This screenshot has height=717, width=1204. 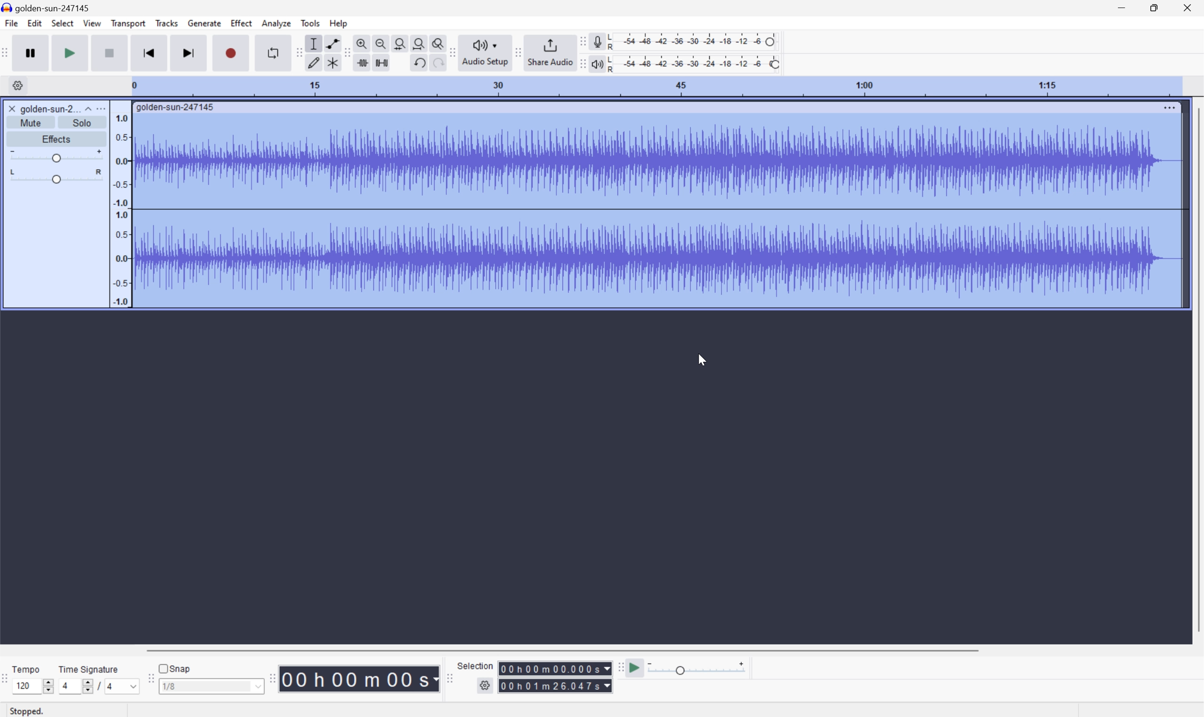 What do you see at coordinates (436, 43) in the screenshot?
I see `Zoom toggle` at bounding box center [436, 43].